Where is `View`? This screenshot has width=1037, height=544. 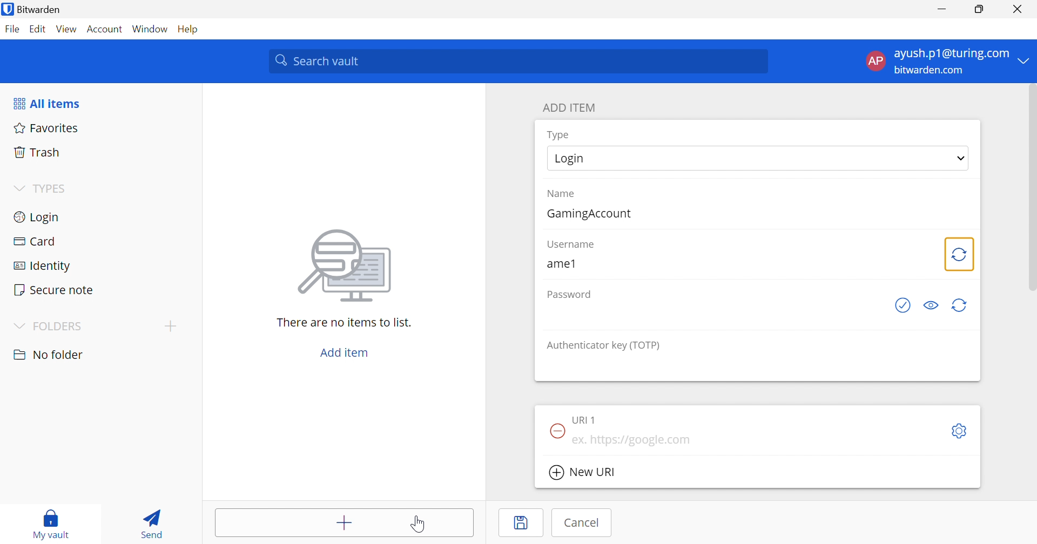 View is located at coordinates (69, 30).